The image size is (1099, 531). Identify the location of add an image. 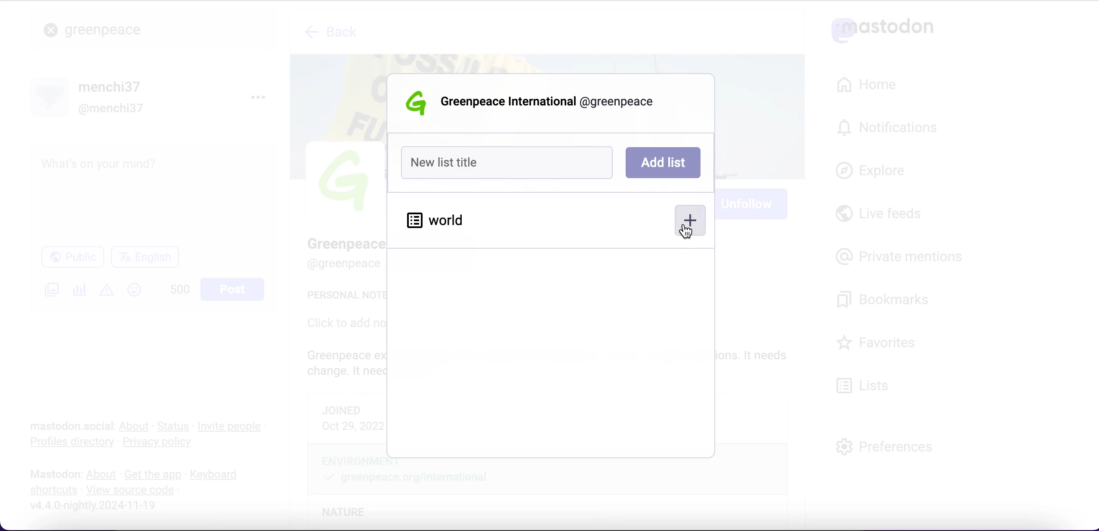
(50, 290).